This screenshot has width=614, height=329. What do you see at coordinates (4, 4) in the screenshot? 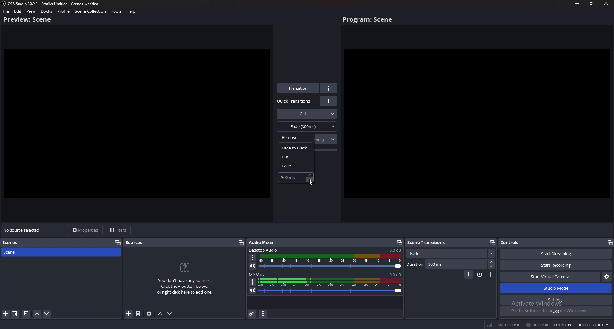
I see `obs studio` at bounding box center [4, 4].